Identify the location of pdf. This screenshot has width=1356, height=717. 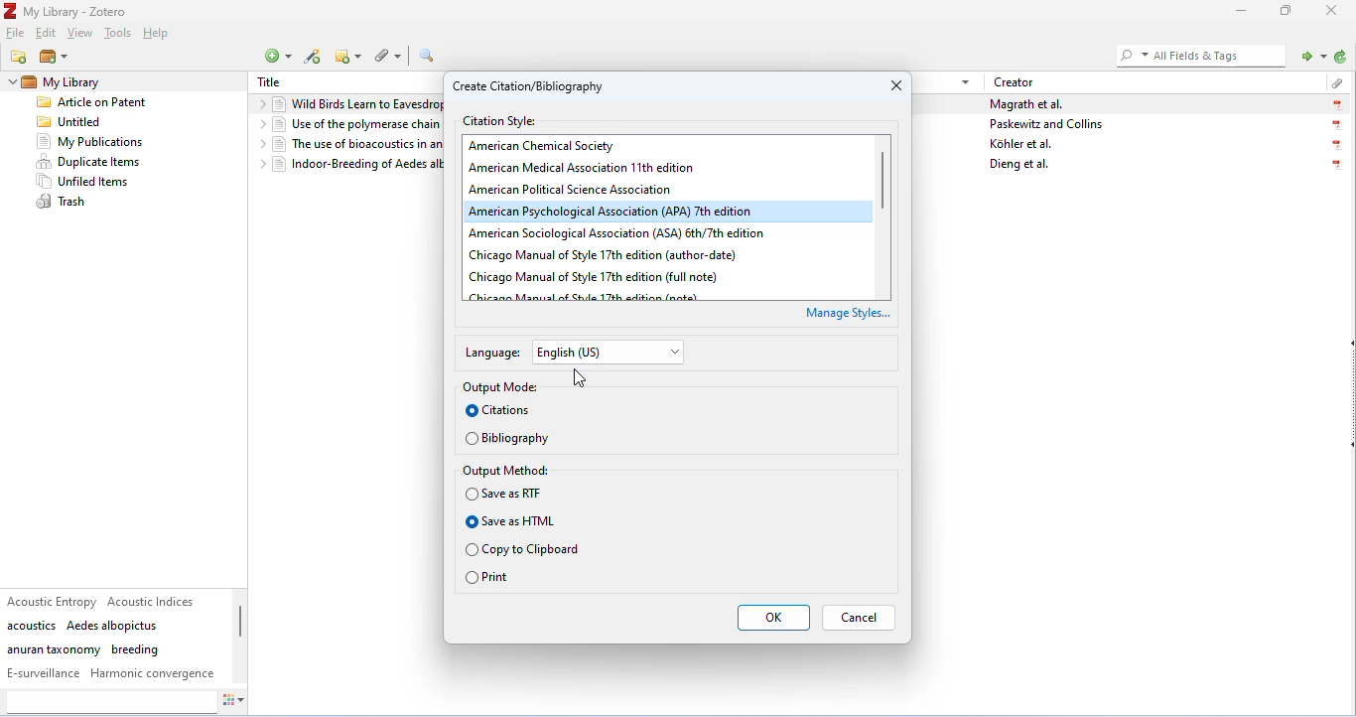
(1333, 166).